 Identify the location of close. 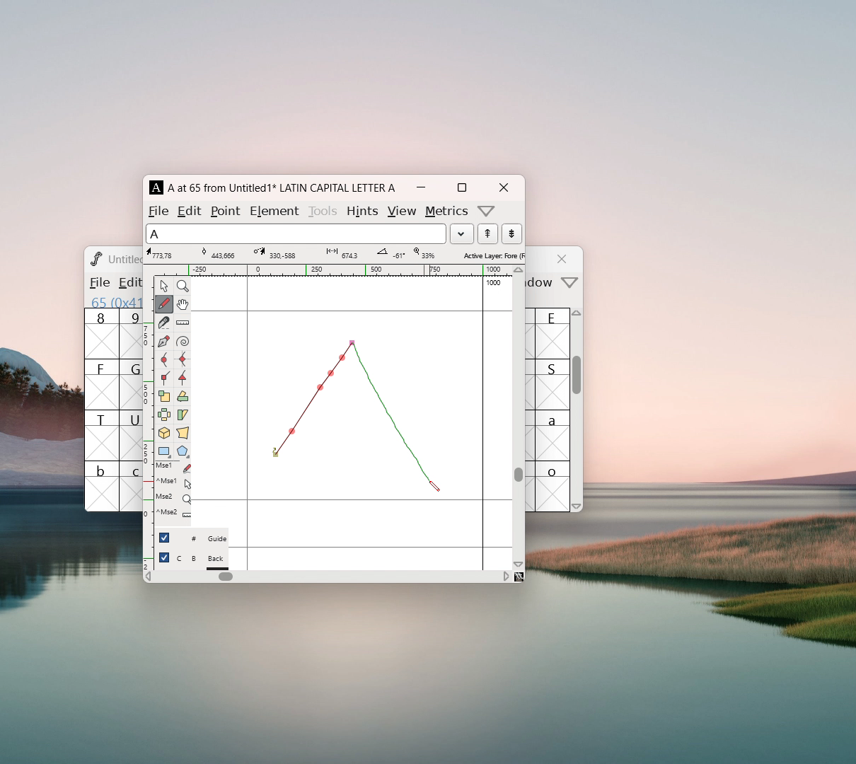
(503, 187).